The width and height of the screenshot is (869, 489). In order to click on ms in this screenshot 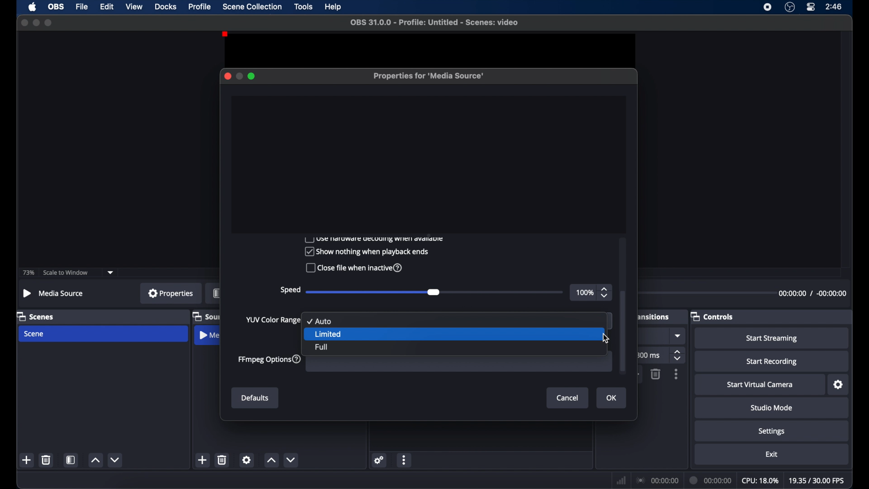, I will do `click(651, 355)`.